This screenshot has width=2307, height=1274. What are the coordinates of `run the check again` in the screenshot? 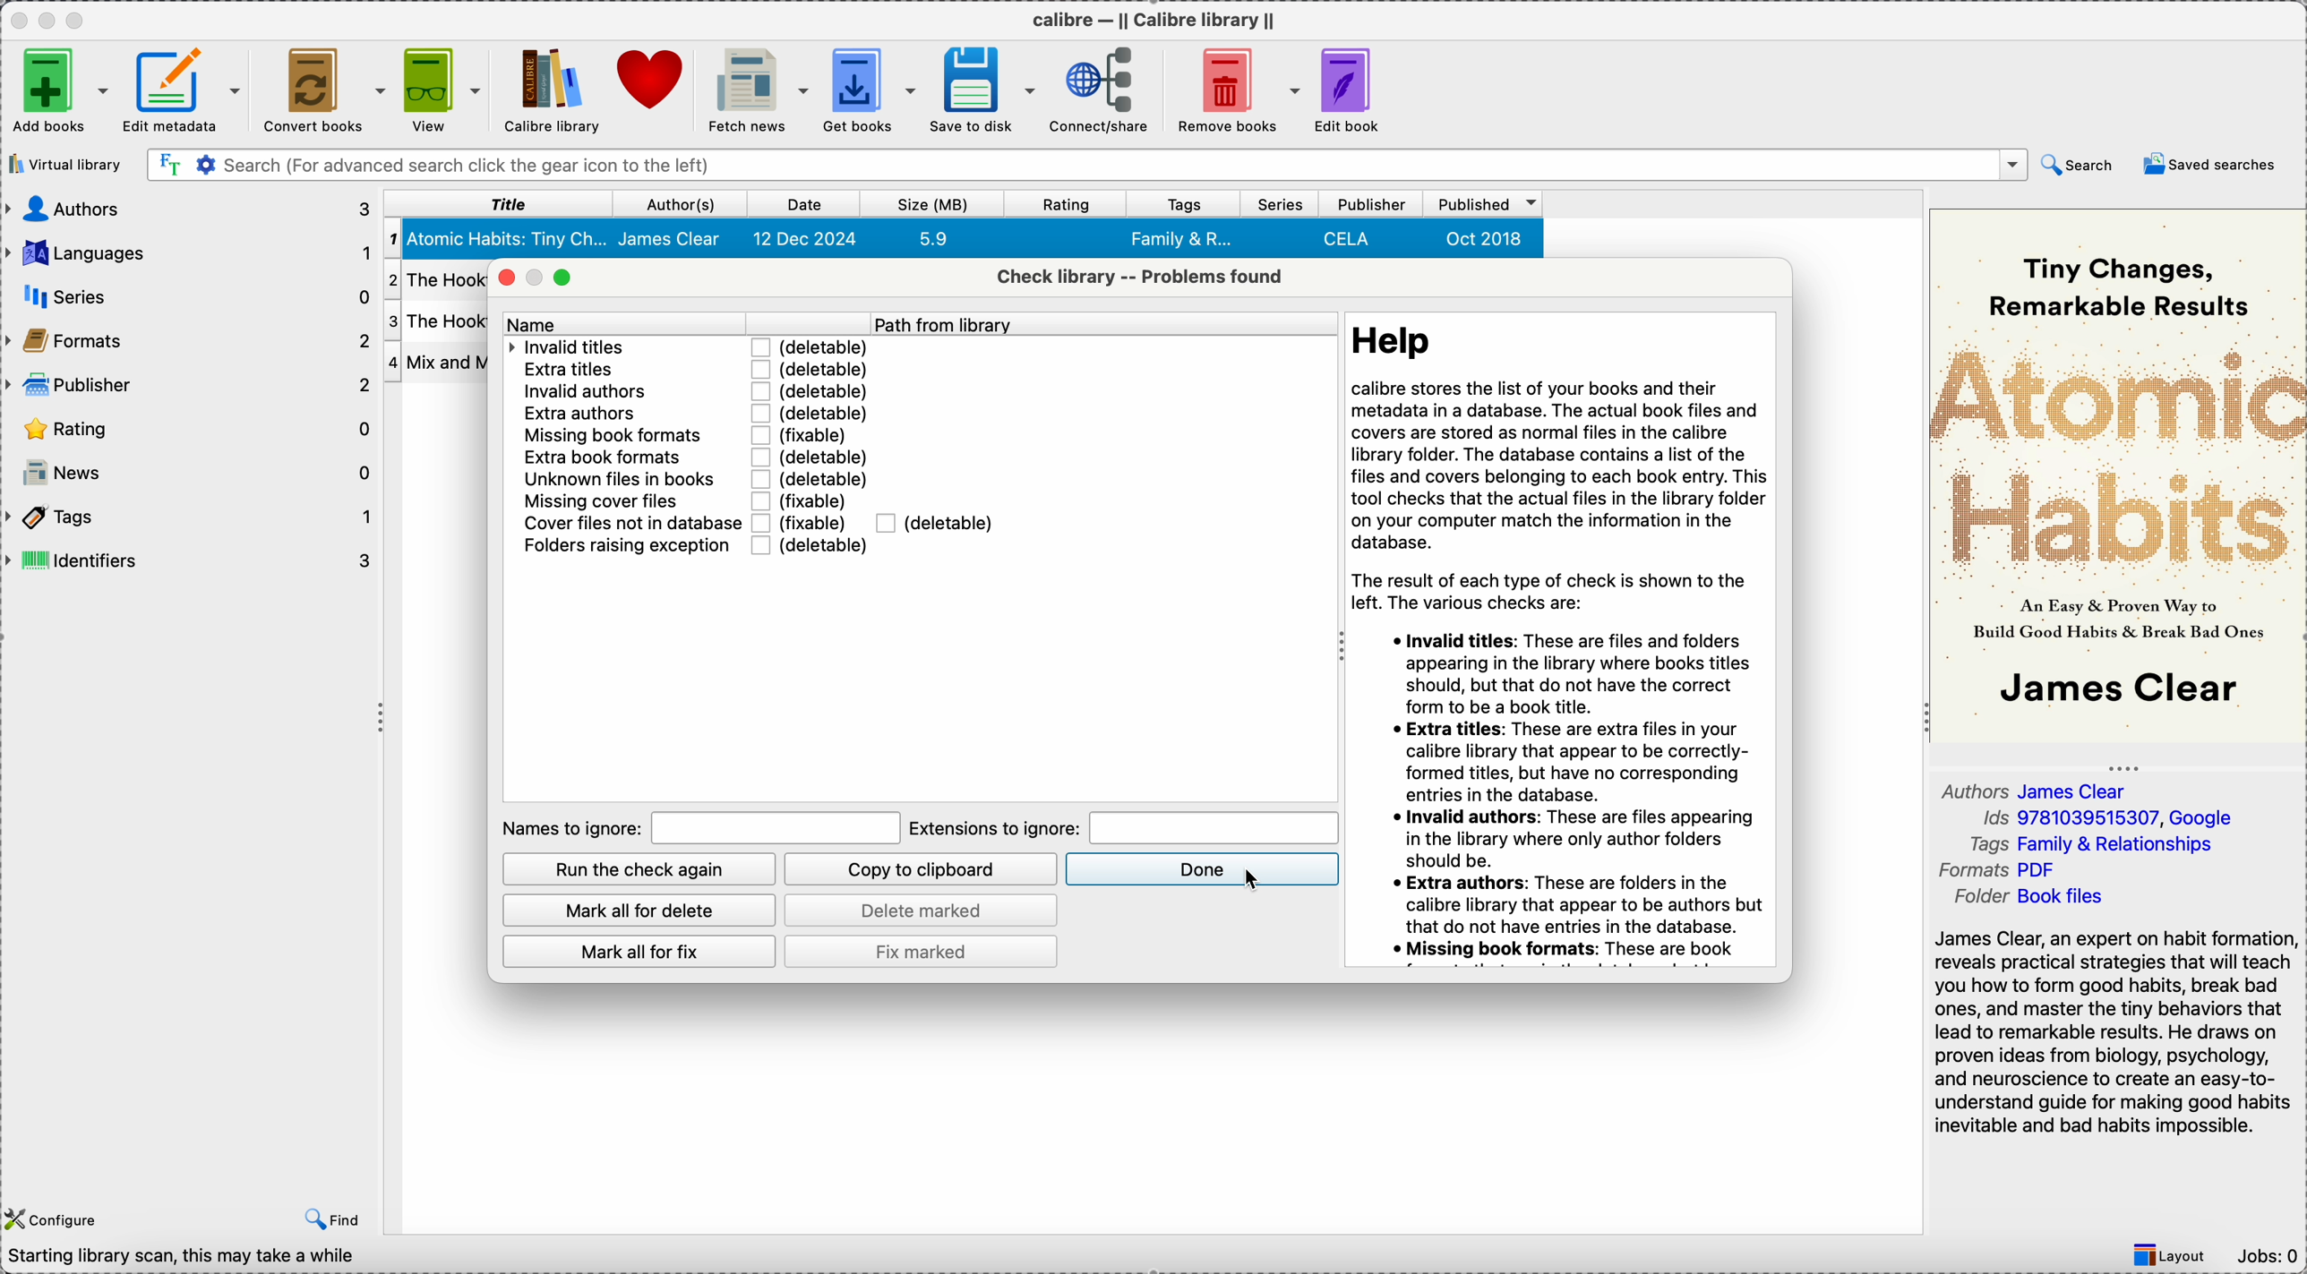 It's located at (641, 869).